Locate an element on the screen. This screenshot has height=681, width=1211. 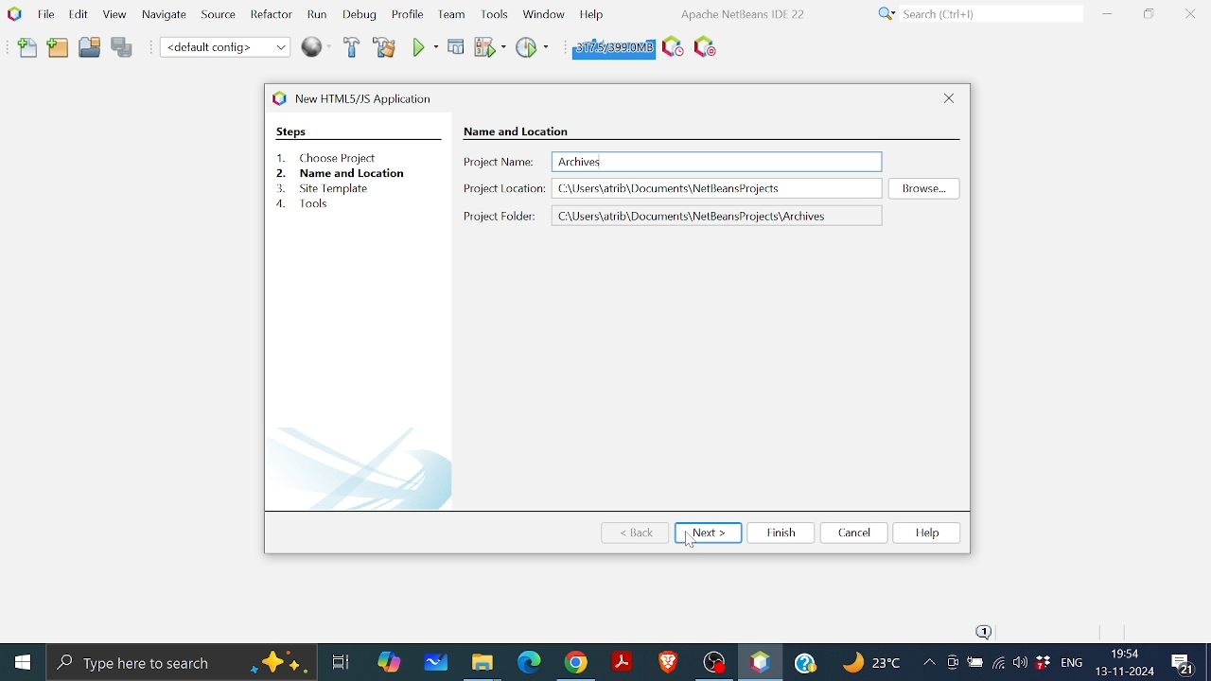
Help is located at coordinates (926, 533).